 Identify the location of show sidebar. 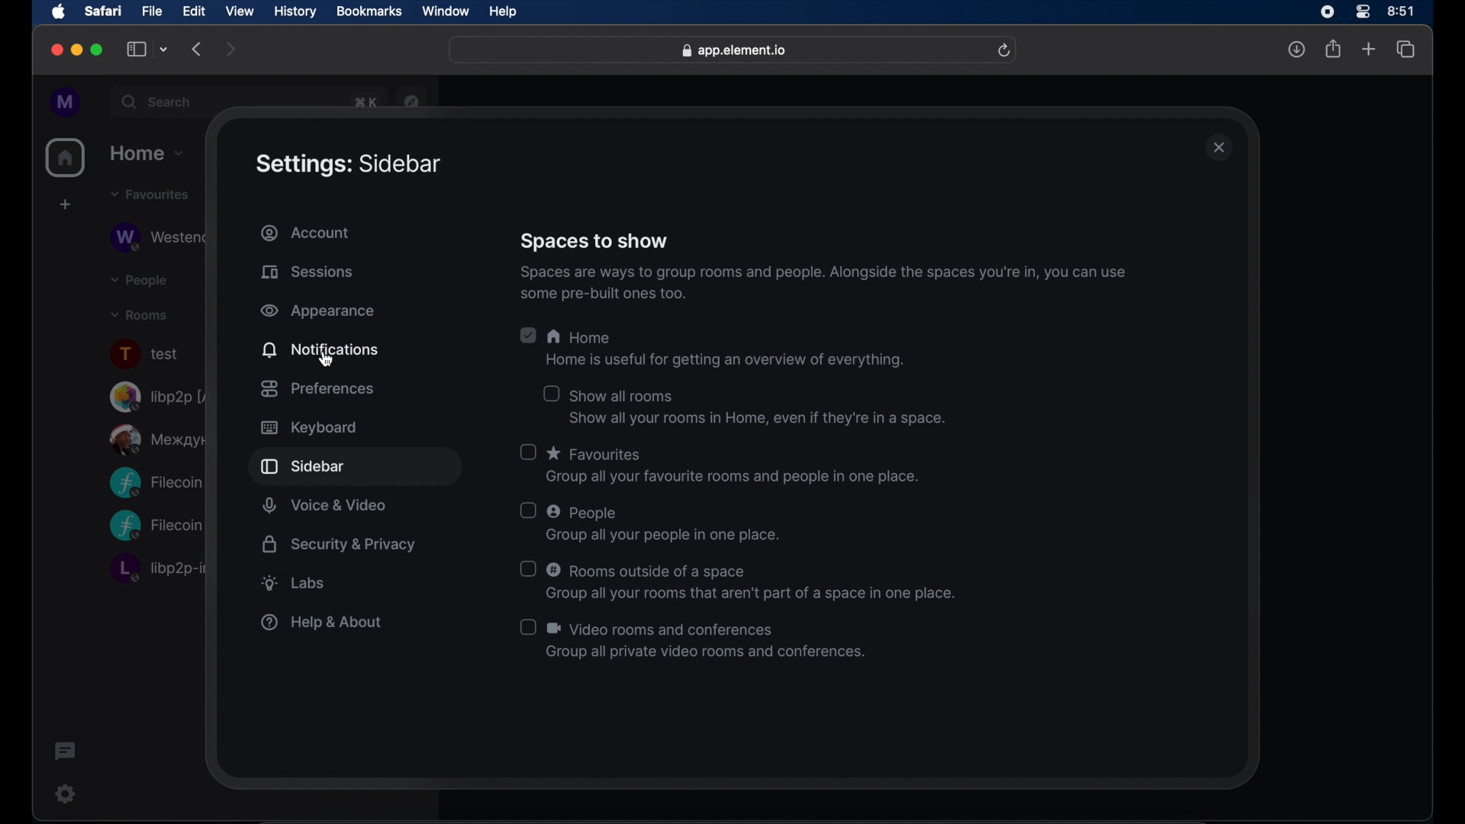
(137, 50).